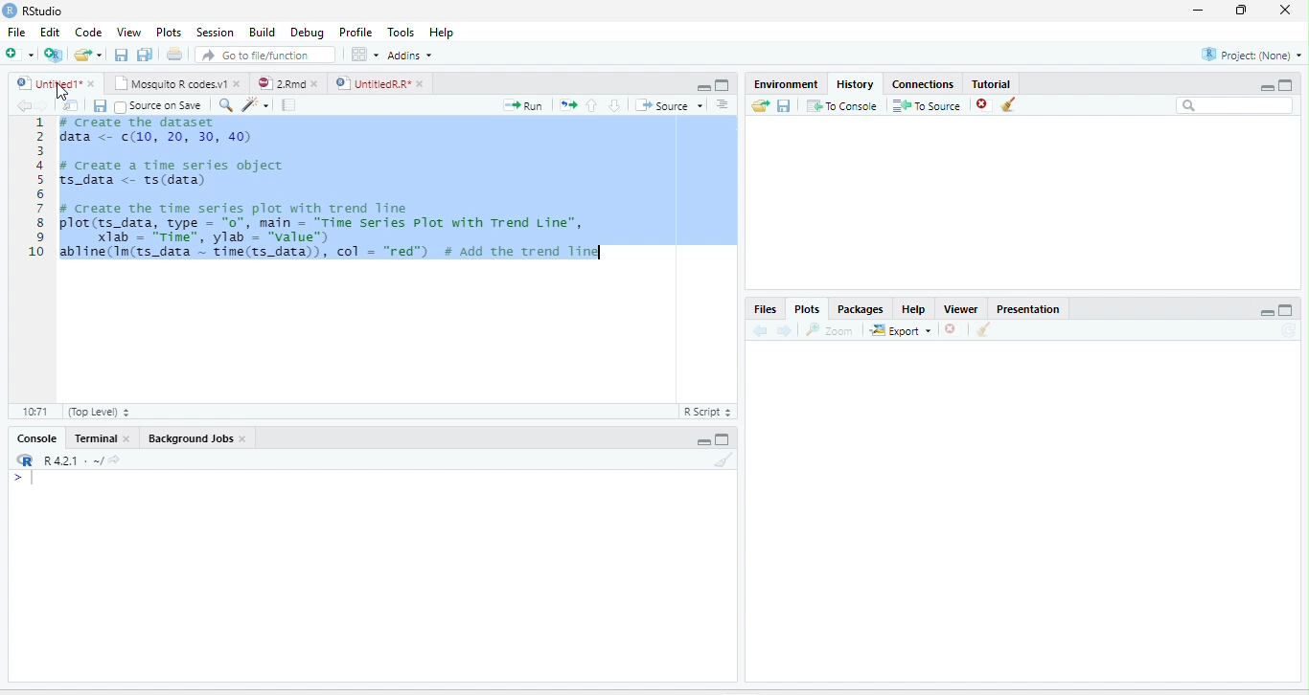 This screenshot has height=695, width=1309. I want to click on close, so click(315, 83).